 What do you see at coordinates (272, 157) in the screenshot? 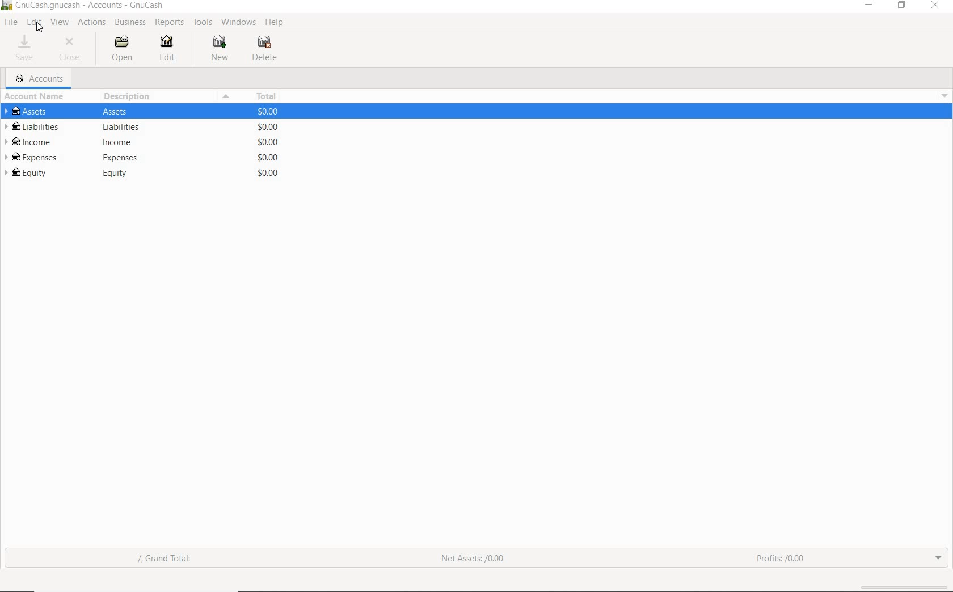
I see `` at bounding box center [272, 157].